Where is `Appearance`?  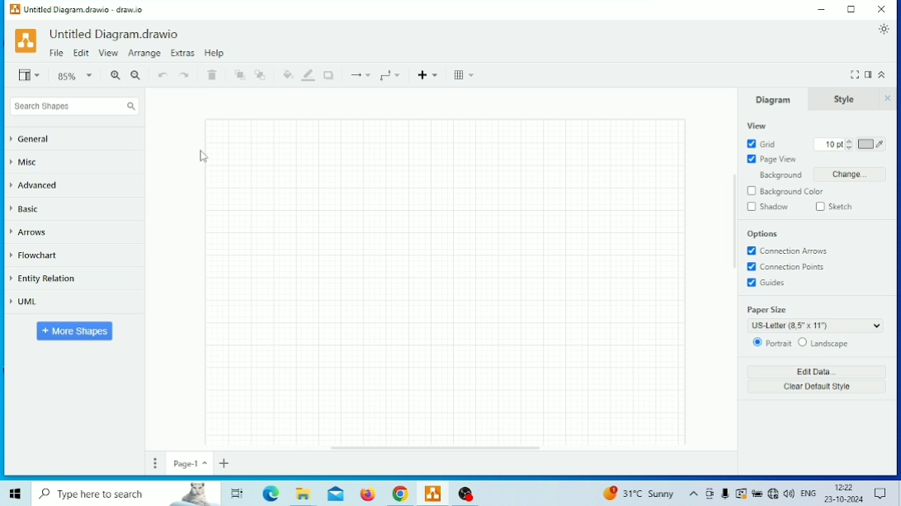
Appearance is located at coordinates (884, 30).